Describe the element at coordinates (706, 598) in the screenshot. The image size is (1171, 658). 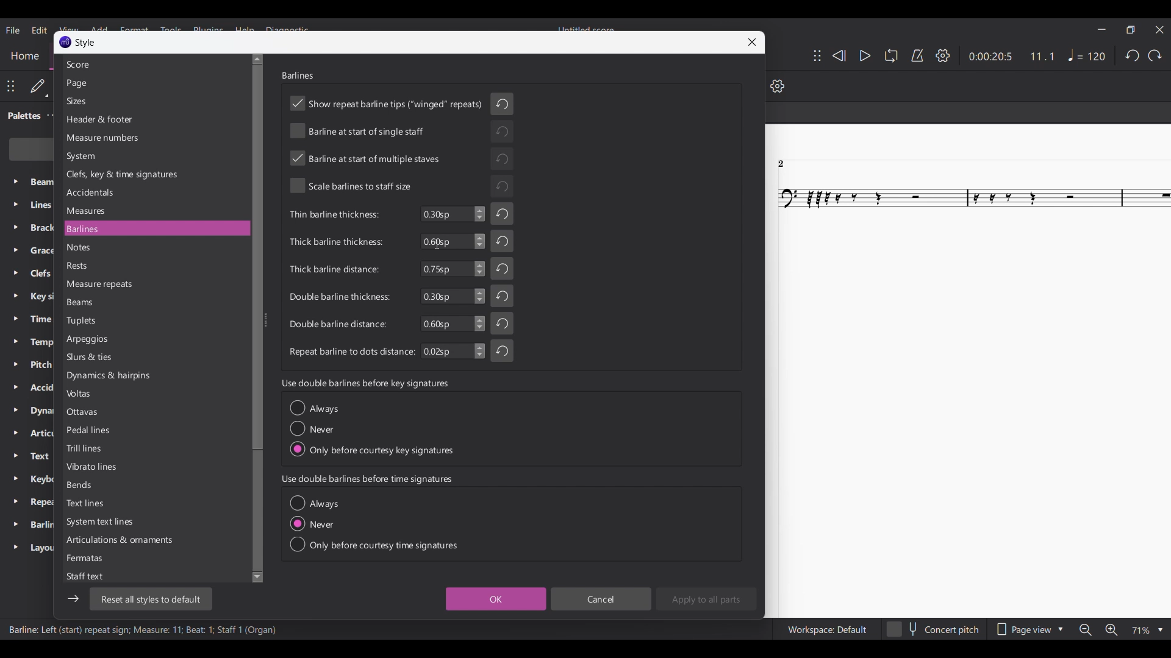
I see `Apply to all parts` at that location.